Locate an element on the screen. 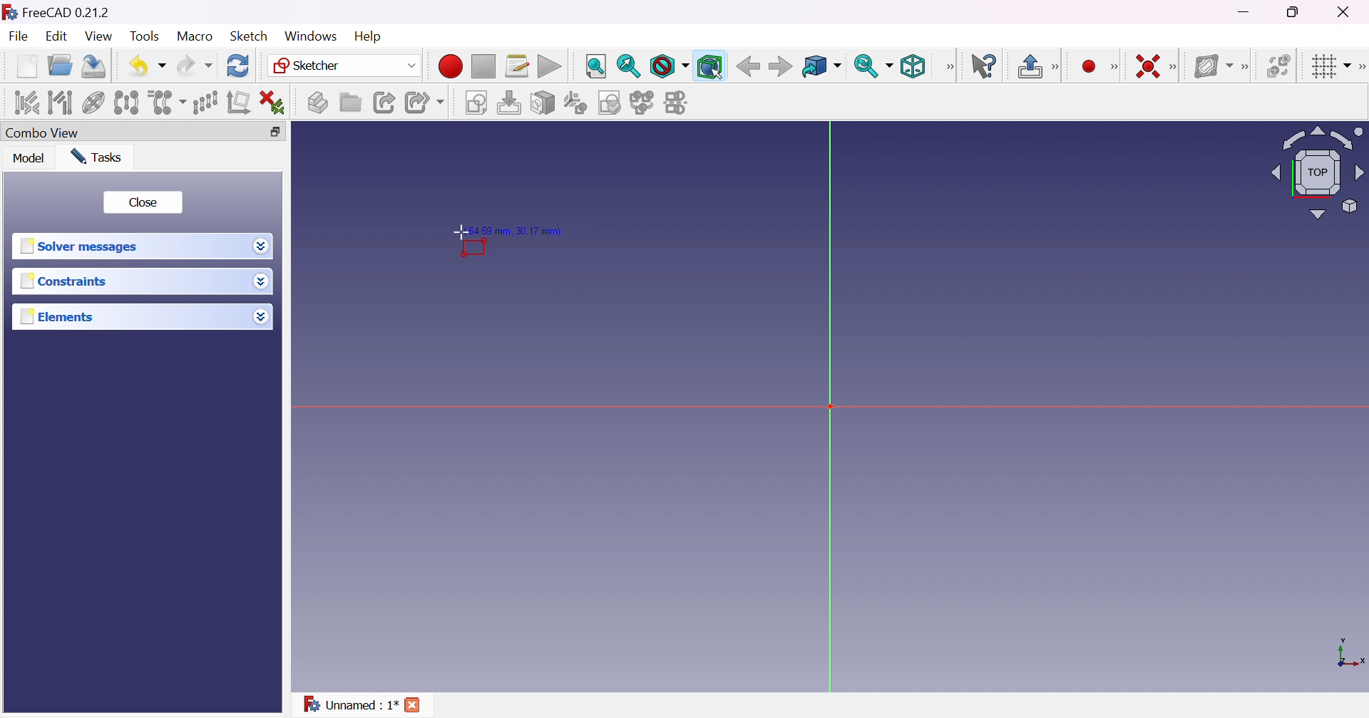  Restore down is located at coordinates (1296, 12).